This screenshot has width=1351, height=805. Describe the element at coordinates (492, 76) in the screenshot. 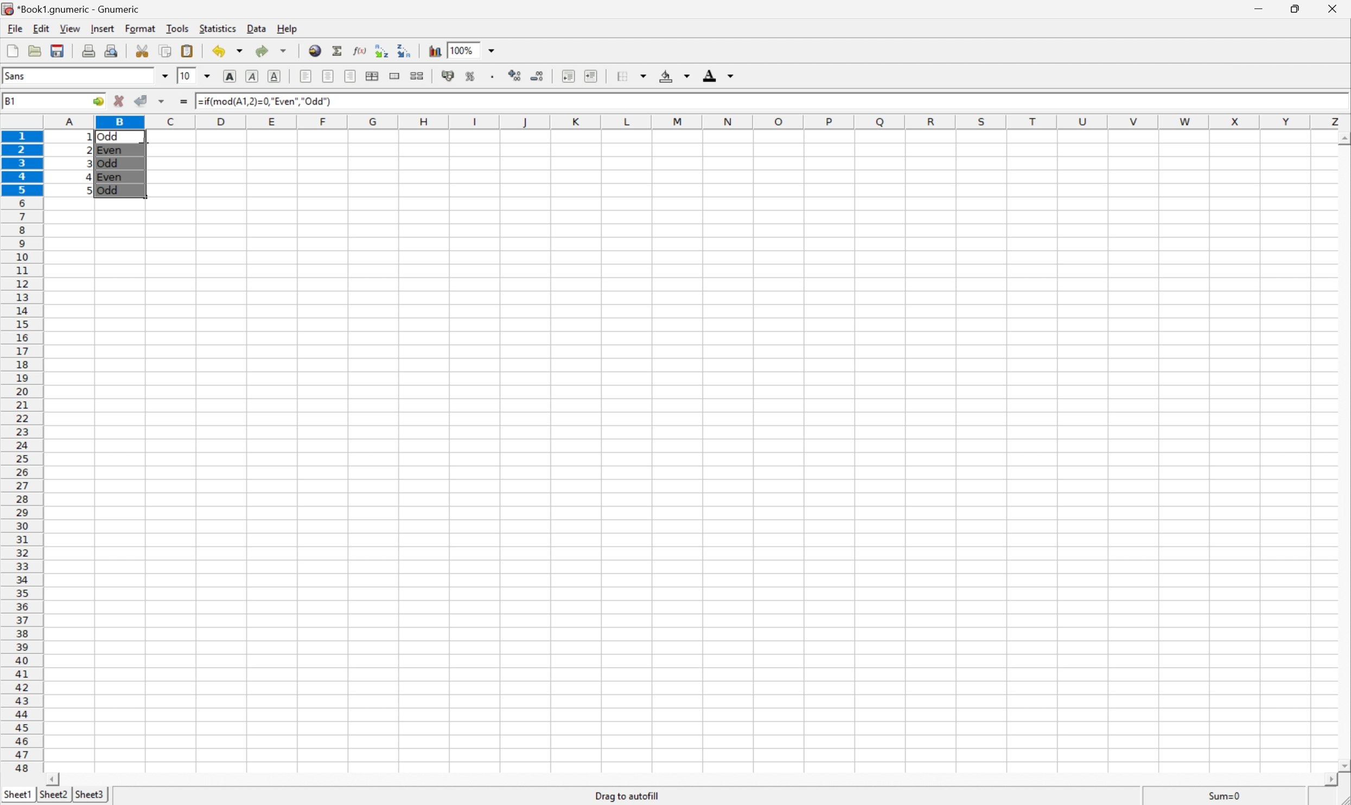

I see `Set the format of the selected cells to include a thousands separator` at that location.